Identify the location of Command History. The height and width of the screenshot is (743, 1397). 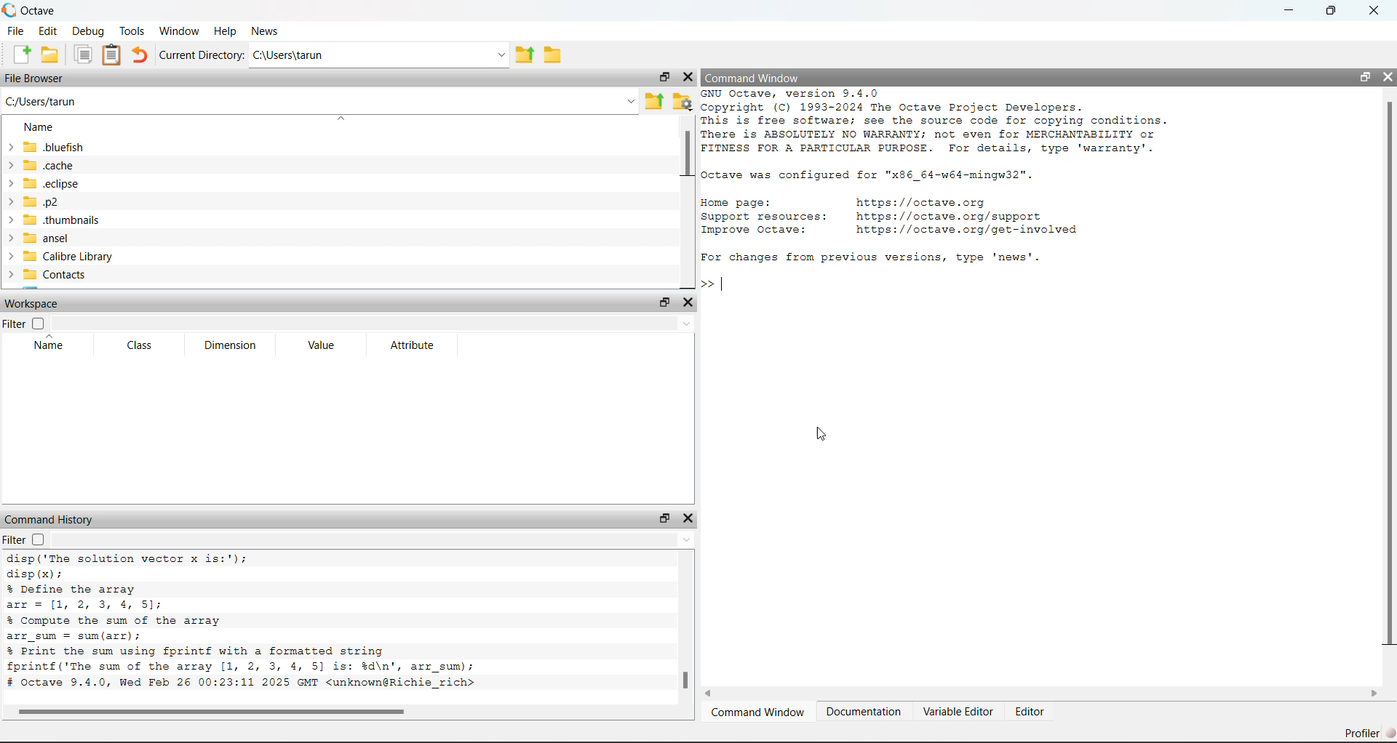
(52, 519).